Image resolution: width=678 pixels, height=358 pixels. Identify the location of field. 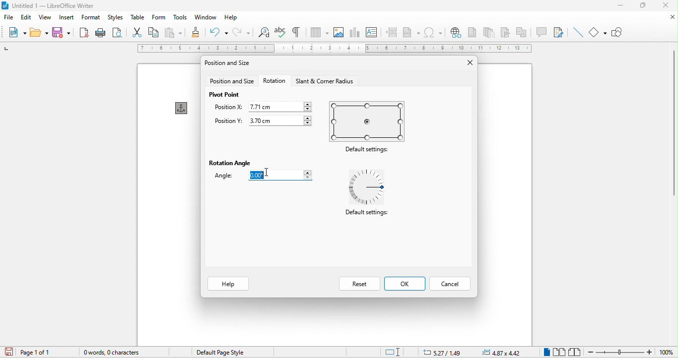
(411, 31).